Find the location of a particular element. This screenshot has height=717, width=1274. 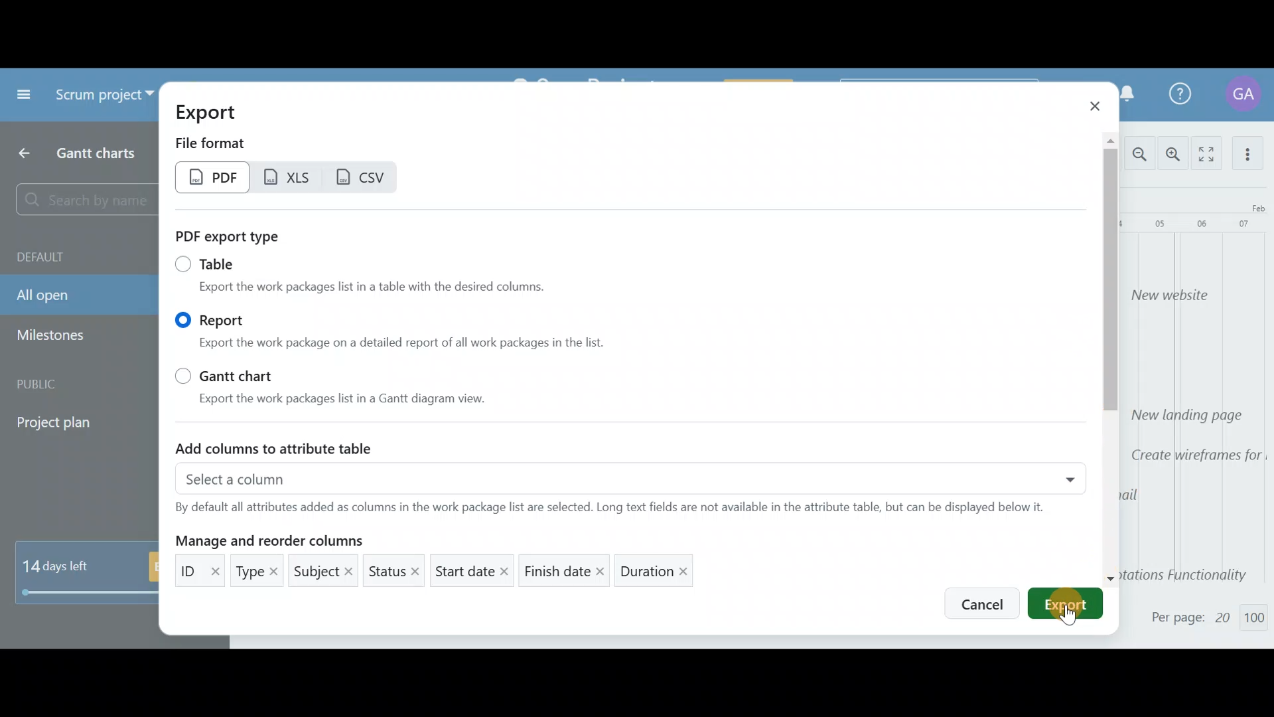

Export the work packages list in a table with the desired columns is located at coordinates (377, 288).